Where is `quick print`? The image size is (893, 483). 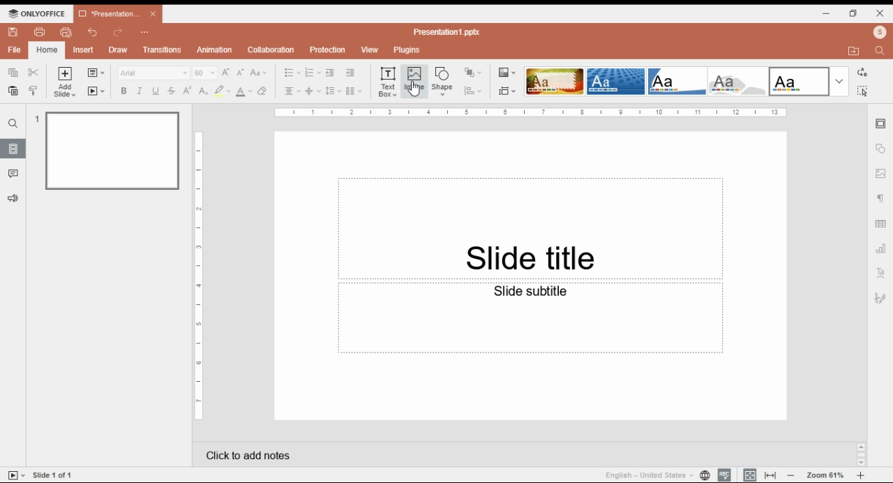 quick print is located at coordinates (66, 31).